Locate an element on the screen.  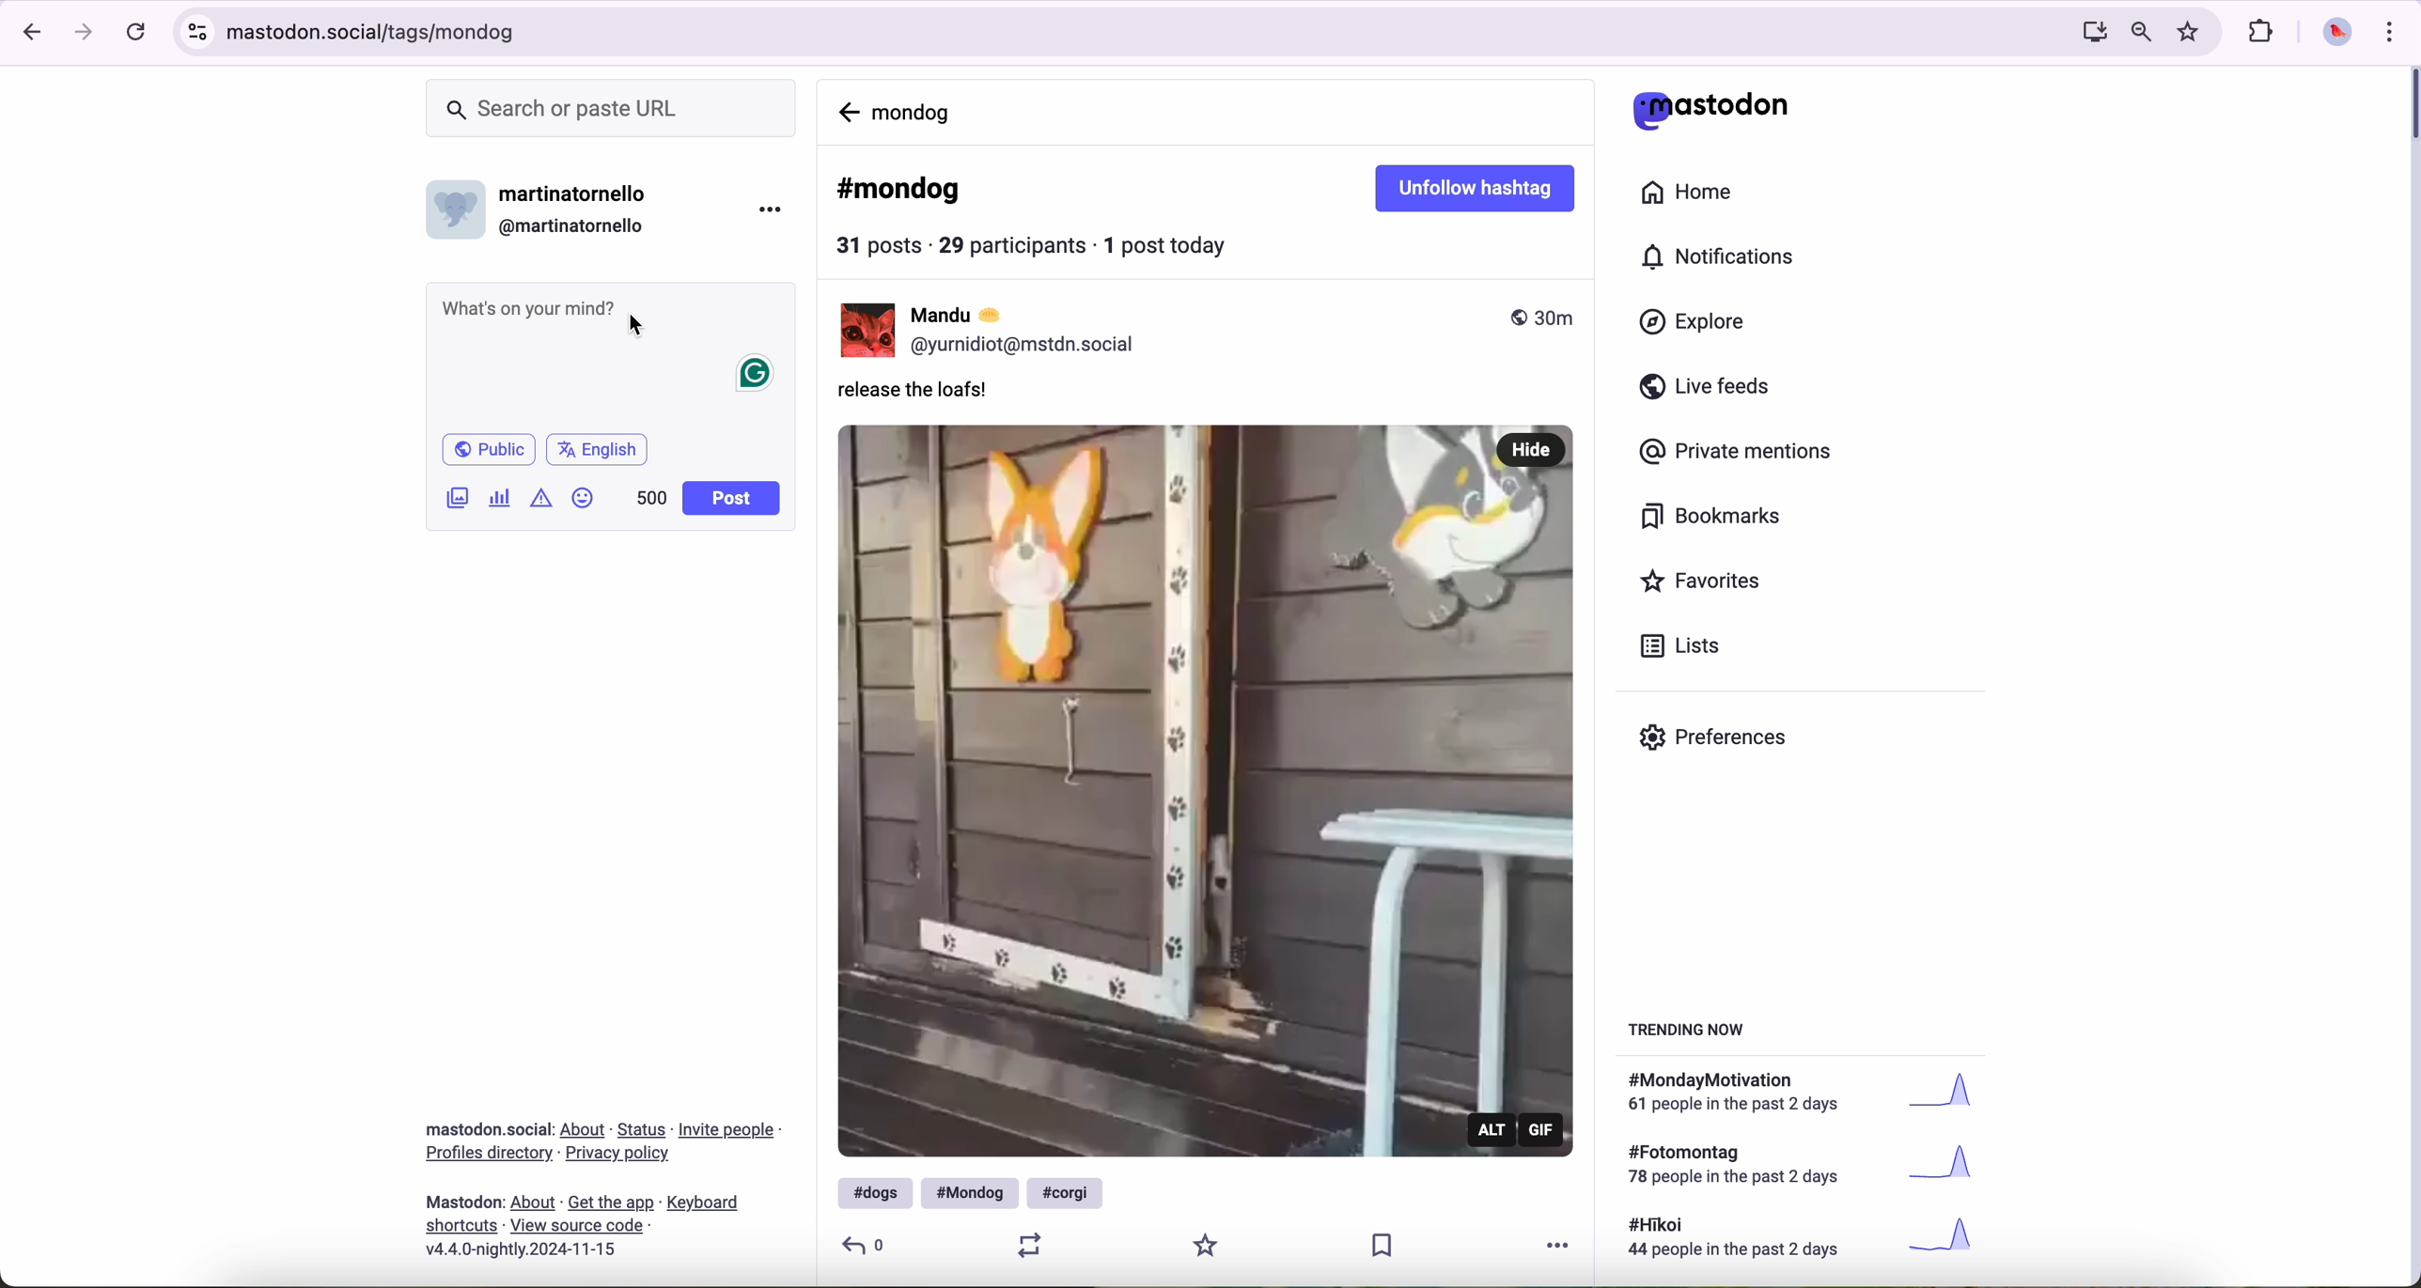
create a poll is located at coordinates (501, 497).